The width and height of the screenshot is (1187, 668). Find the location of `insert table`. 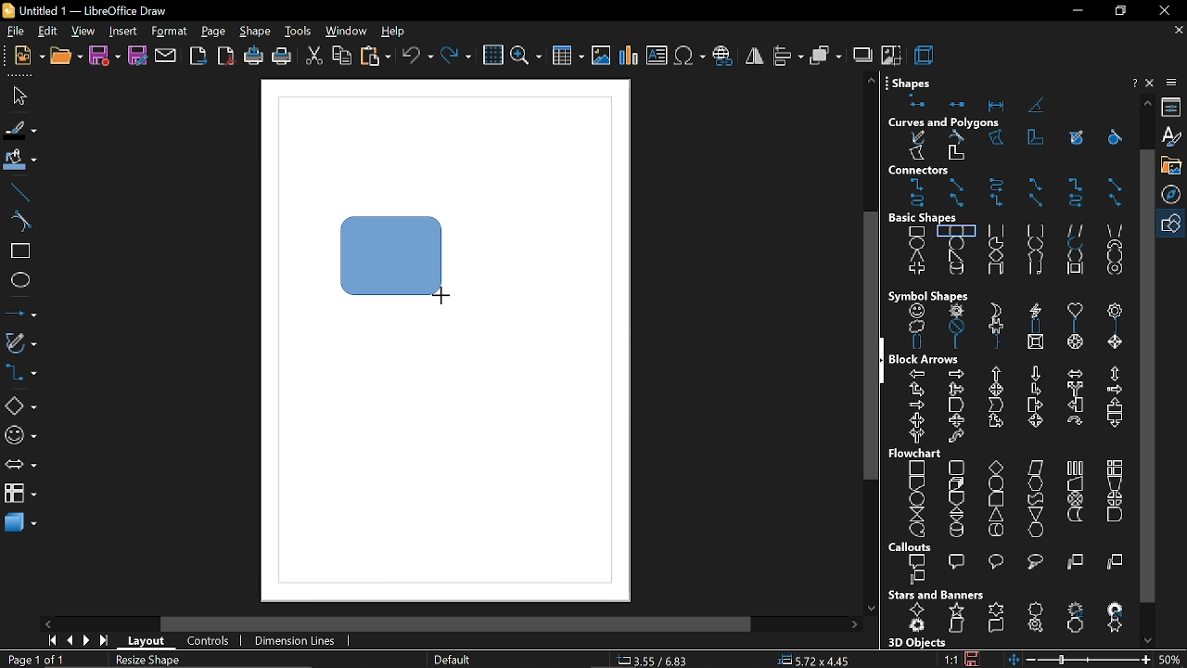

insert table is located at coordinates (568, 58).